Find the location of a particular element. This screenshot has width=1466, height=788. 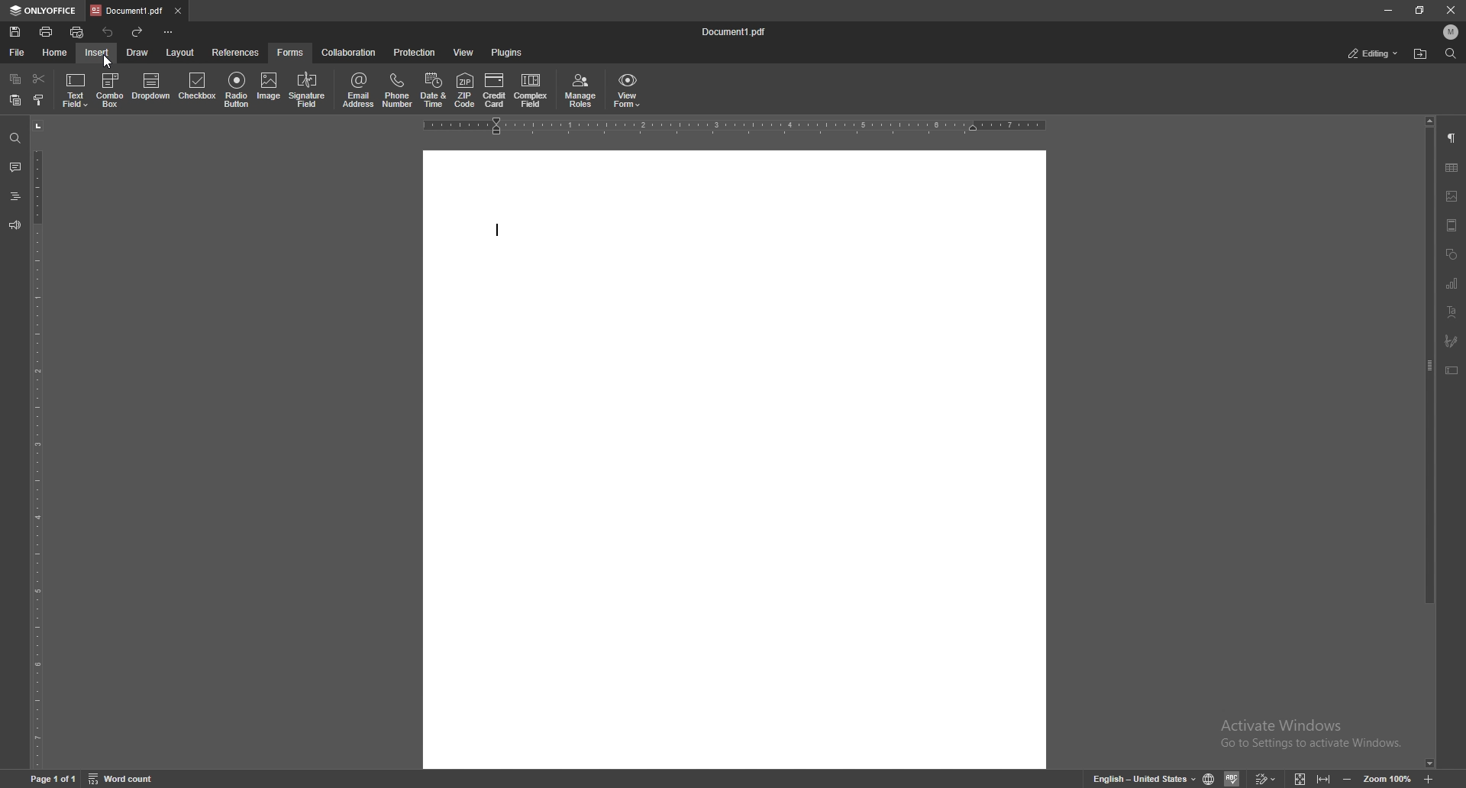

editing is located at coordinates (1371, 54).